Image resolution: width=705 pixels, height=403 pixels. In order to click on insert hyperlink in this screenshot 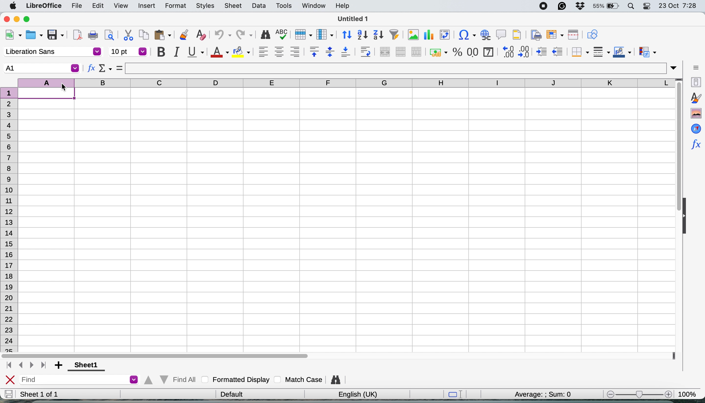, I will do `click(485, 35)`.